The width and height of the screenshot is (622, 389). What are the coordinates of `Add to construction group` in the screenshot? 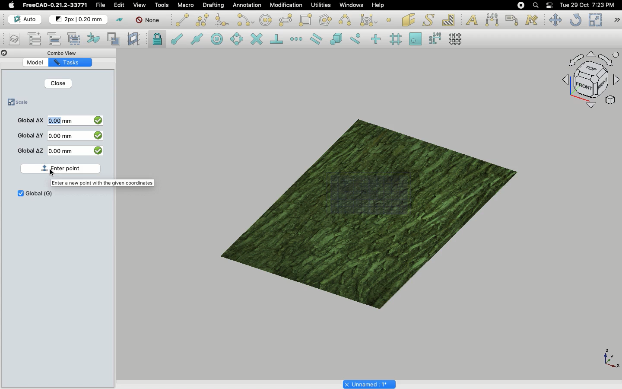 It's located at (94, 40).